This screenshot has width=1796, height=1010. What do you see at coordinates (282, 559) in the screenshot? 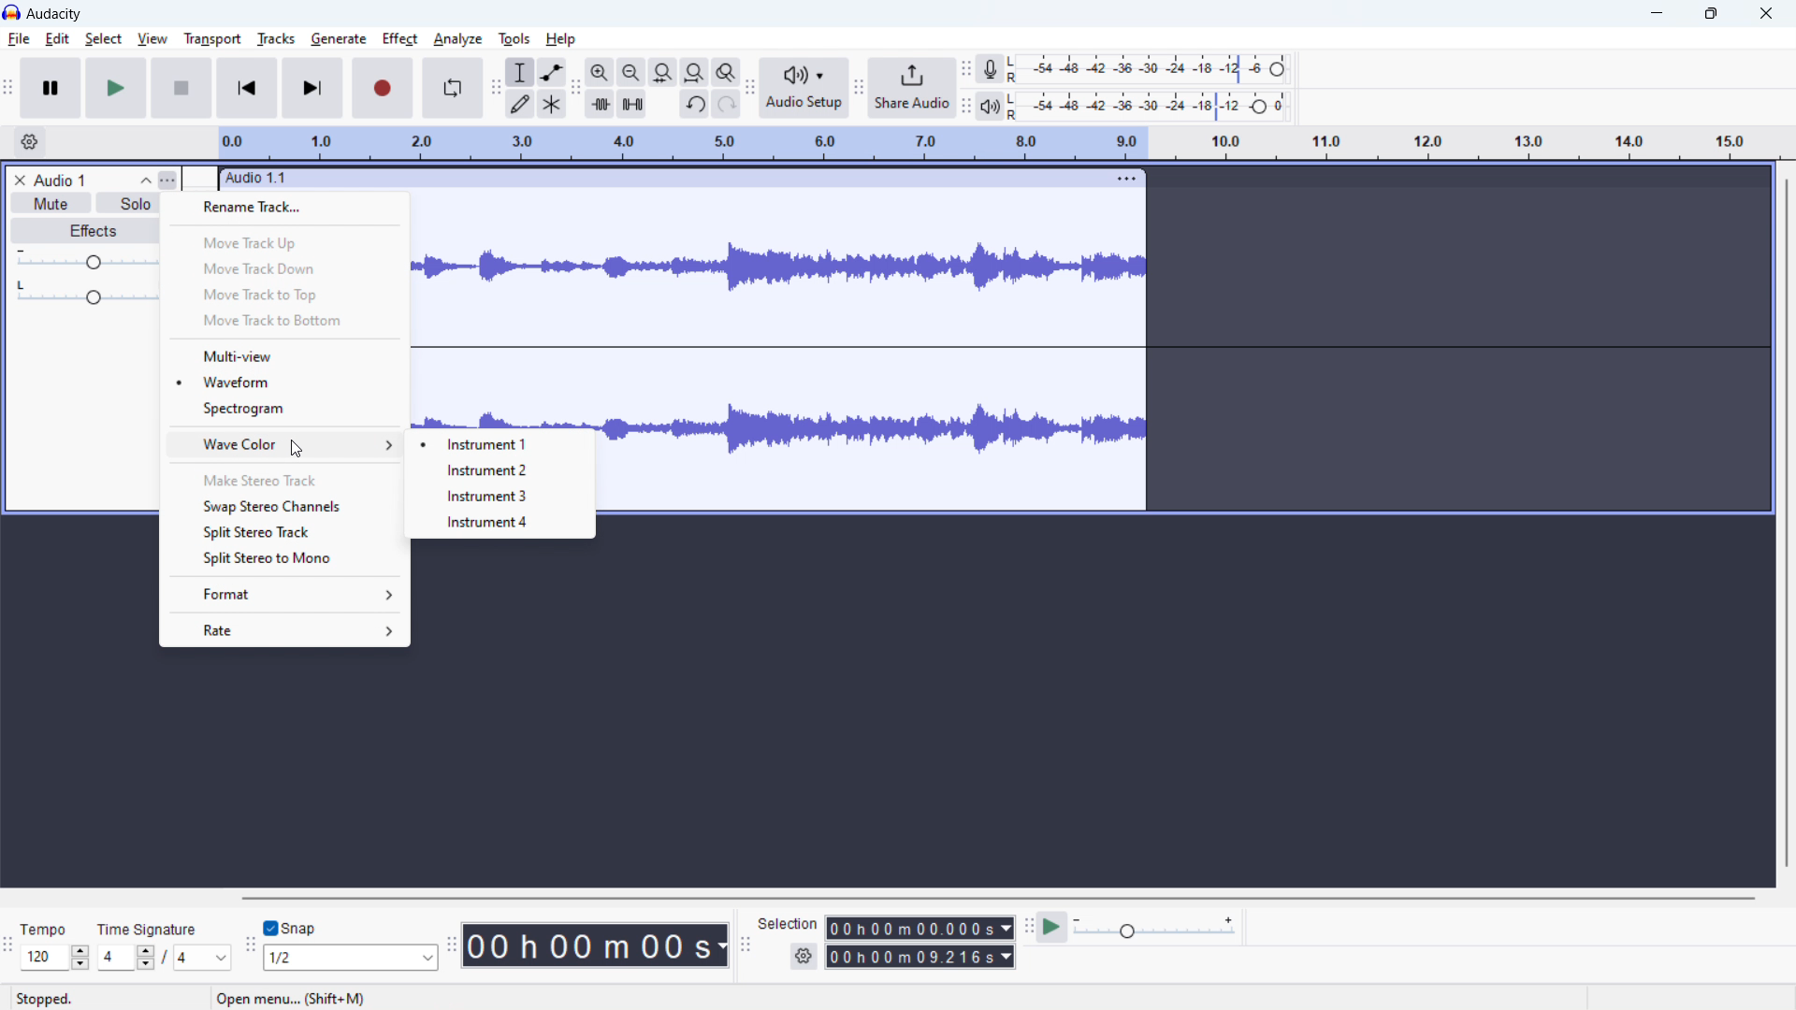
I see `split stereo to mono` at bounding box center [282, 559].